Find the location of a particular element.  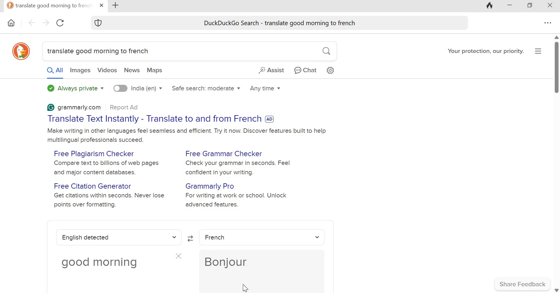

Free Grammar Checker is located at coordinates (223, 153).